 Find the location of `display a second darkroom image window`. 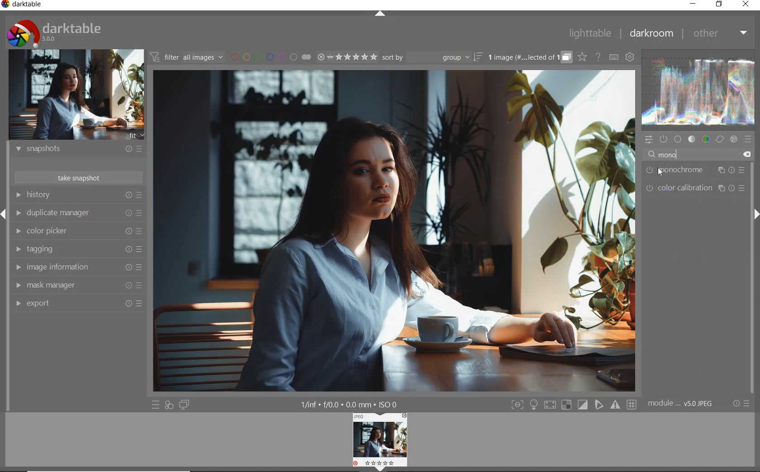

display a second darkroom image window is located at coordinates (184, 404).